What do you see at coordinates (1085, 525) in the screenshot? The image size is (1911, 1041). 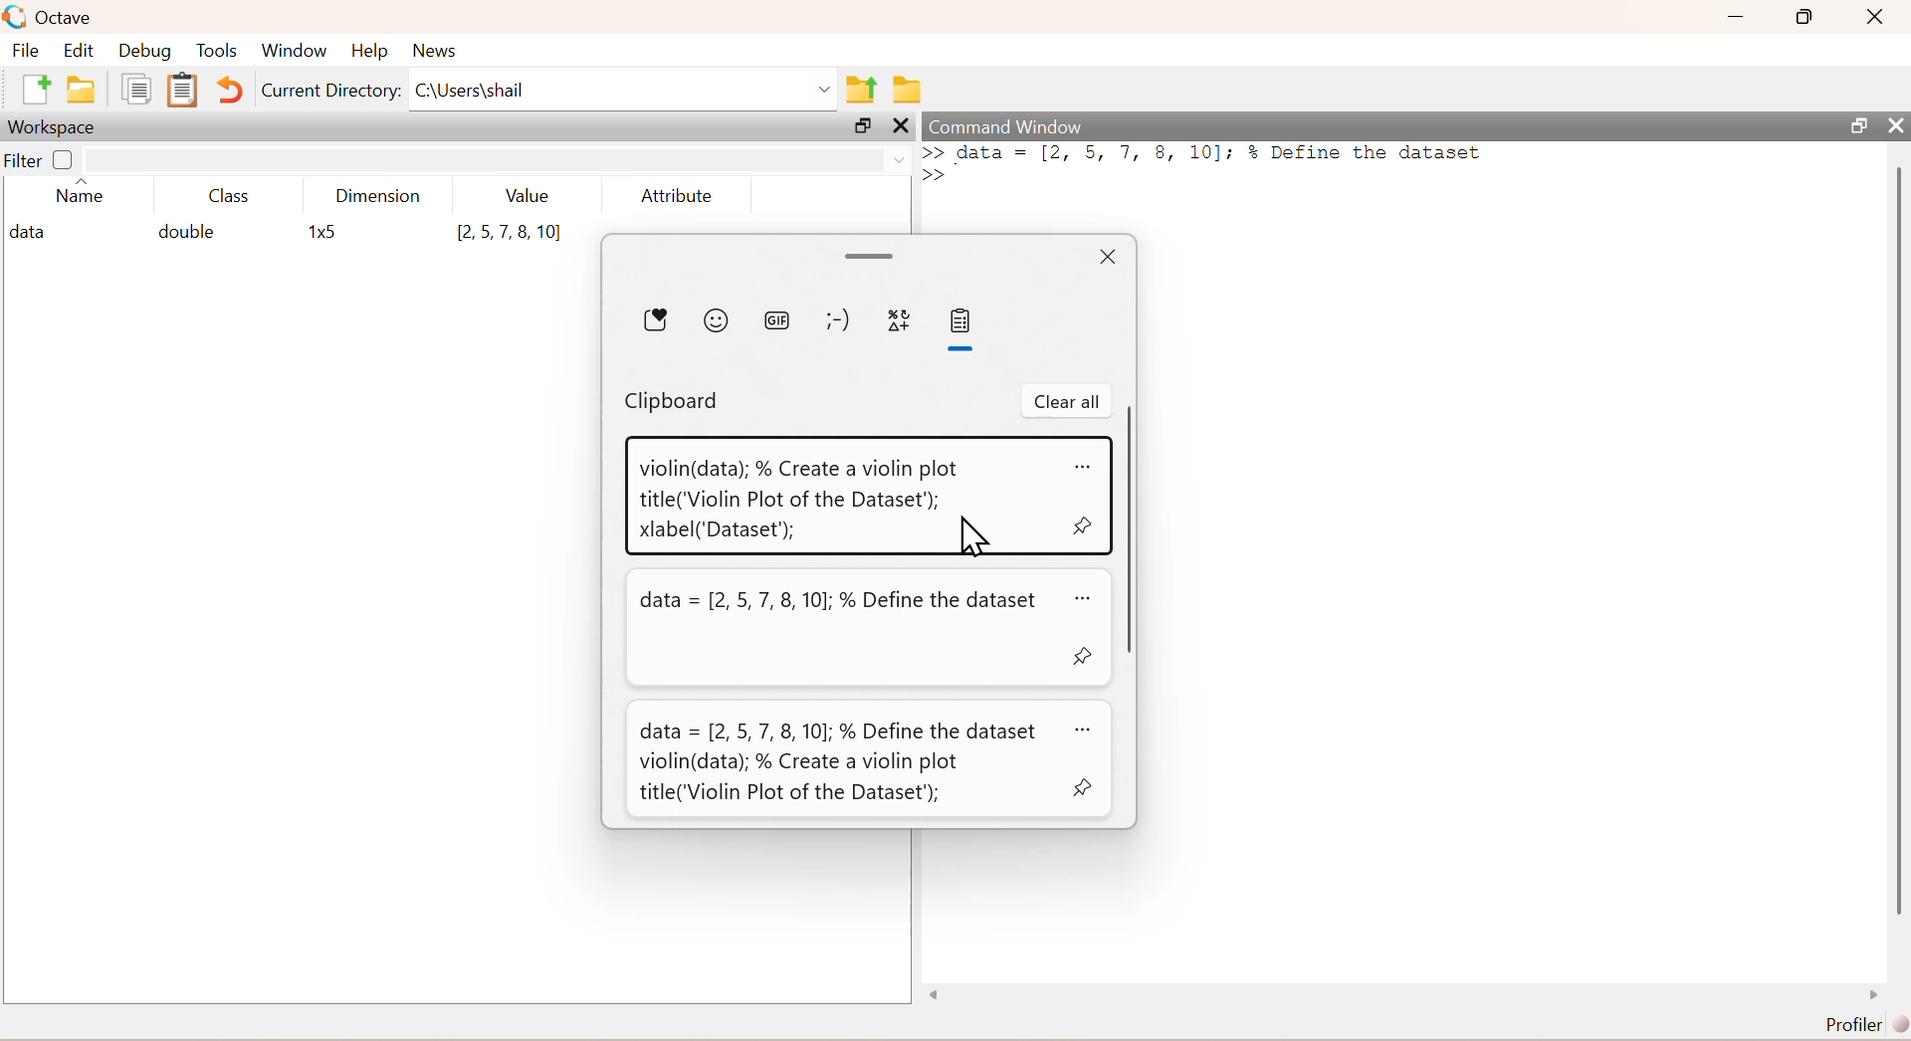 I see `pin` at bounding box center [1085, 525].